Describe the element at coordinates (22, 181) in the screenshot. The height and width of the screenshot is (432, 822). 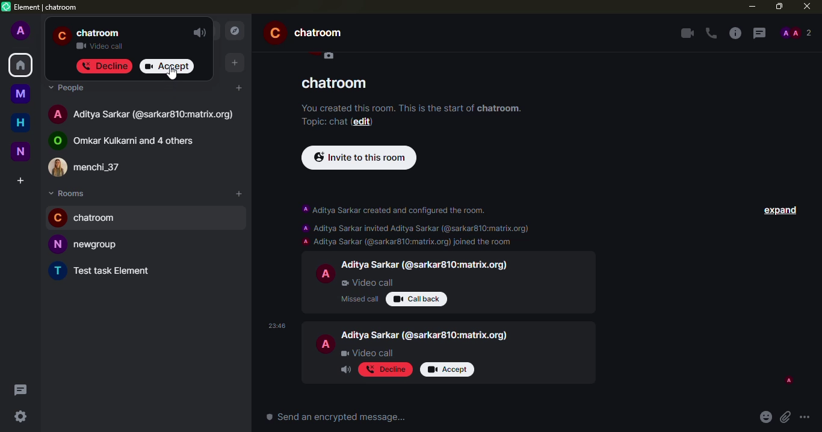
I see `create space` at that location.